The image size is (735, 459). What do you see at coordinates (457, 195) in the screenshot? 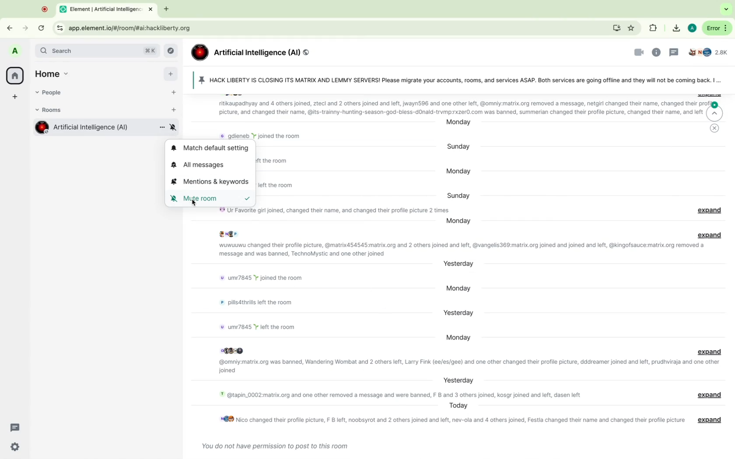
I see `day` at bounding box center [457, 195].